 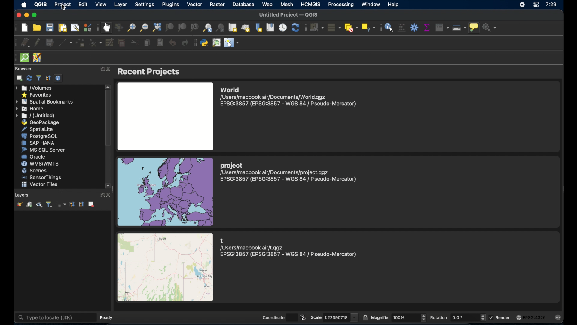 What do you see at coordinates (553, 5) in the screenshot?
I see `7:29` at bounding box center [553, 5].